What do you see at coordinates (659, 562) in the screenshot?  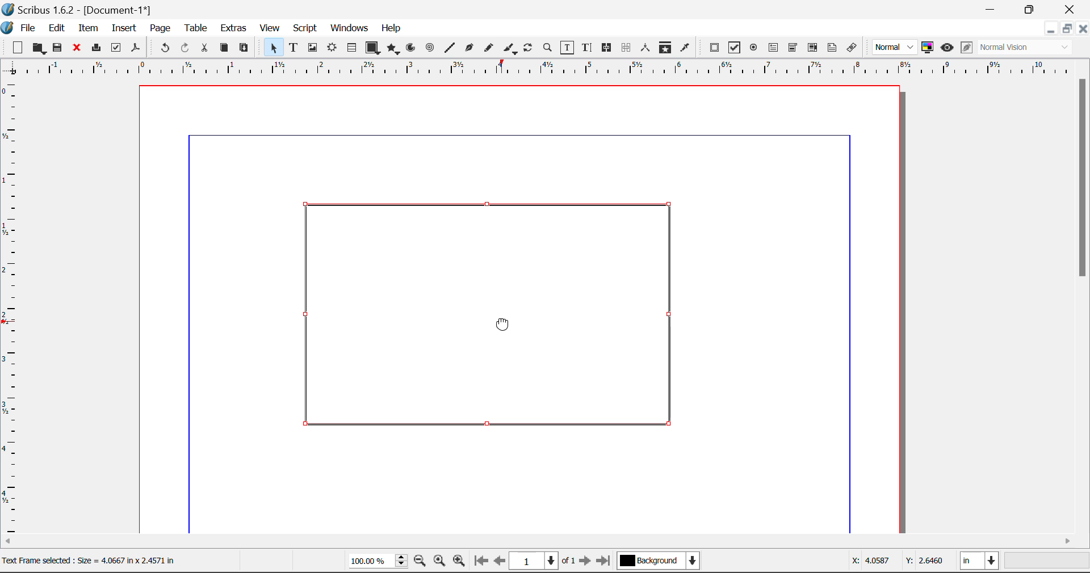 I see `Background` at bounding box center [659, 562].